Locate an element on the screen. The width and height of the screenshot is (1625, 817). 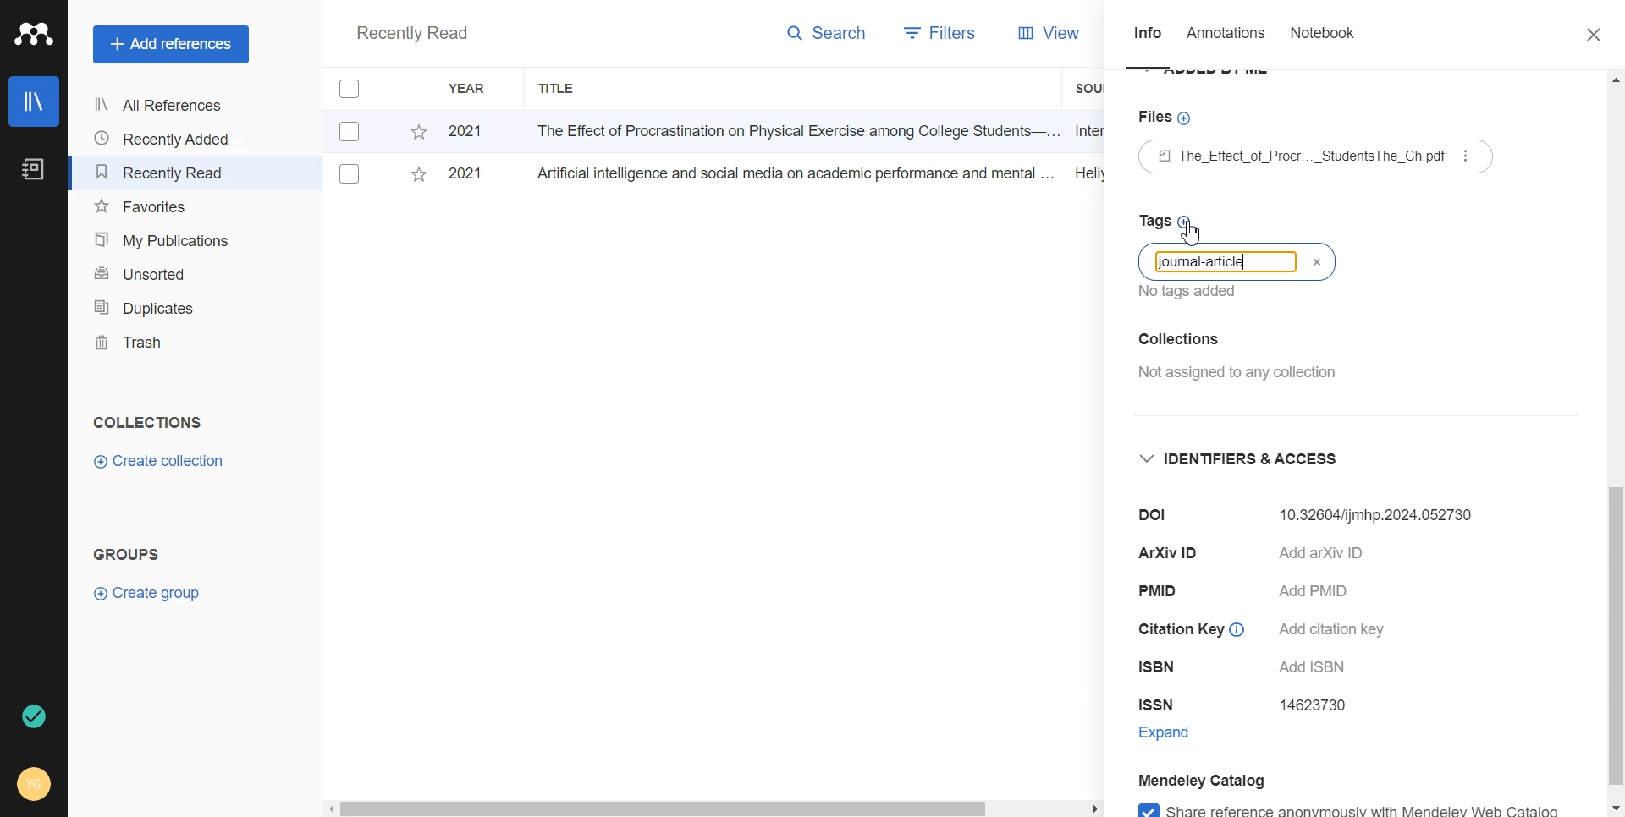
My Publications is located at coordinates (166, 240).